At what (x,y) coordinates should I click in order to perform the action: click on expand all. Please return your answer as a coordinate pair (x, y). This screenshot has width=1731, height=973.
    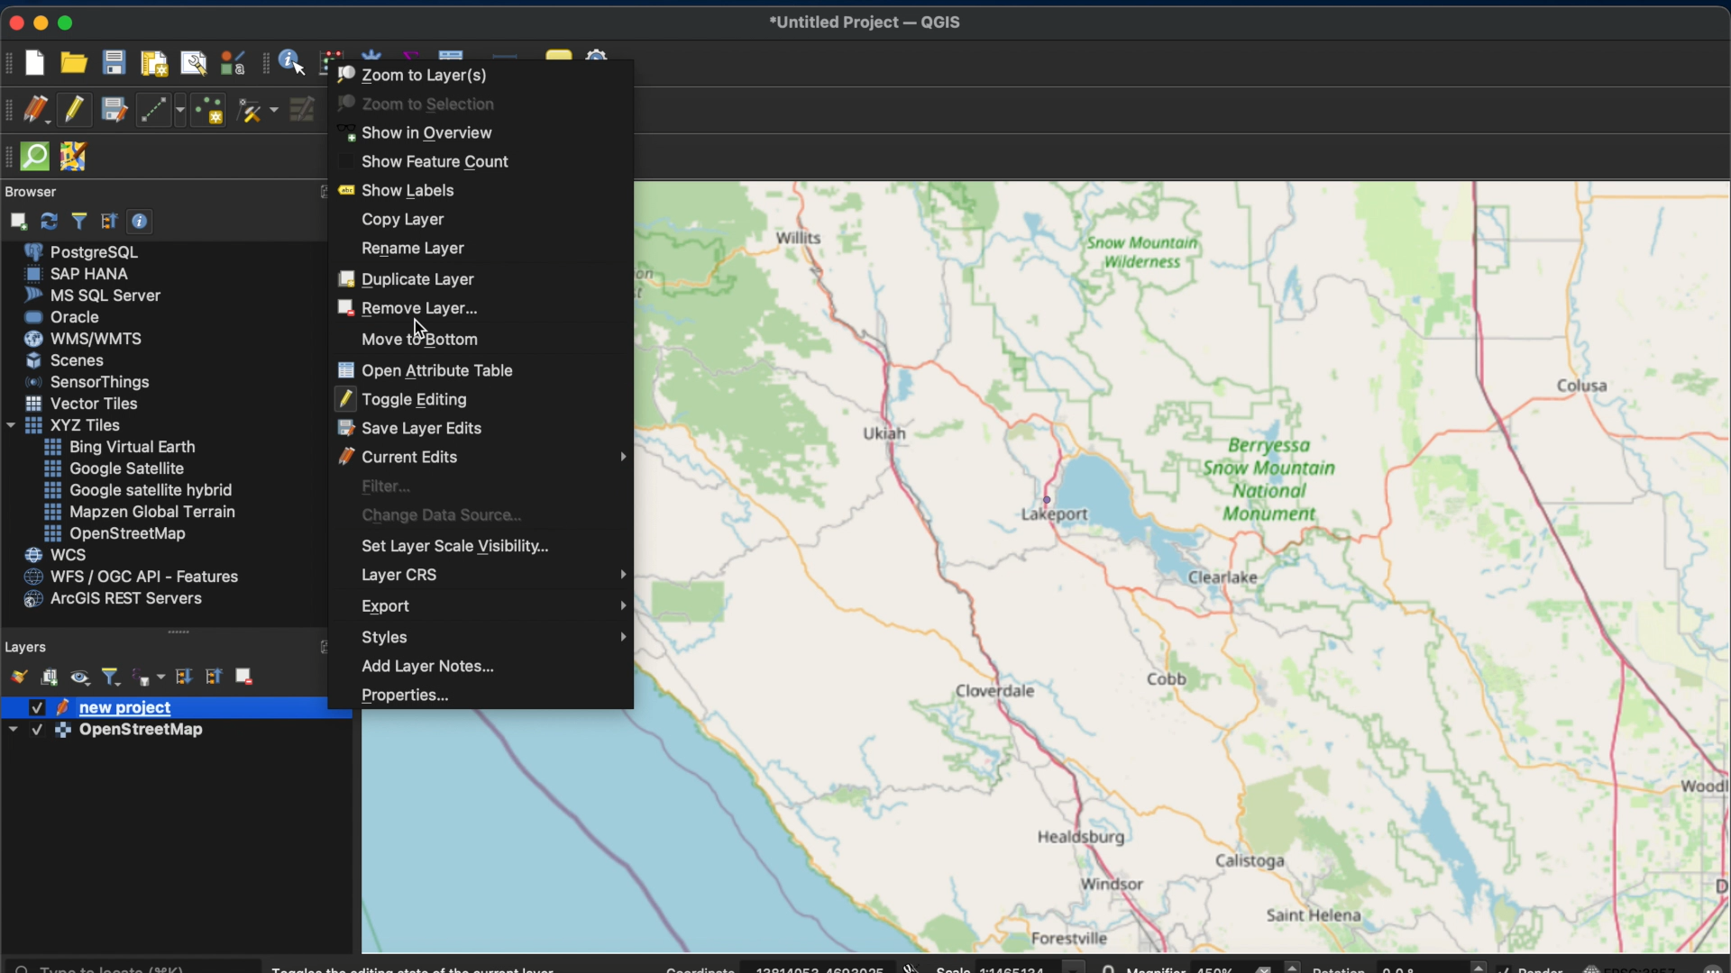
    Looking at the image, I should click on (183, 677).